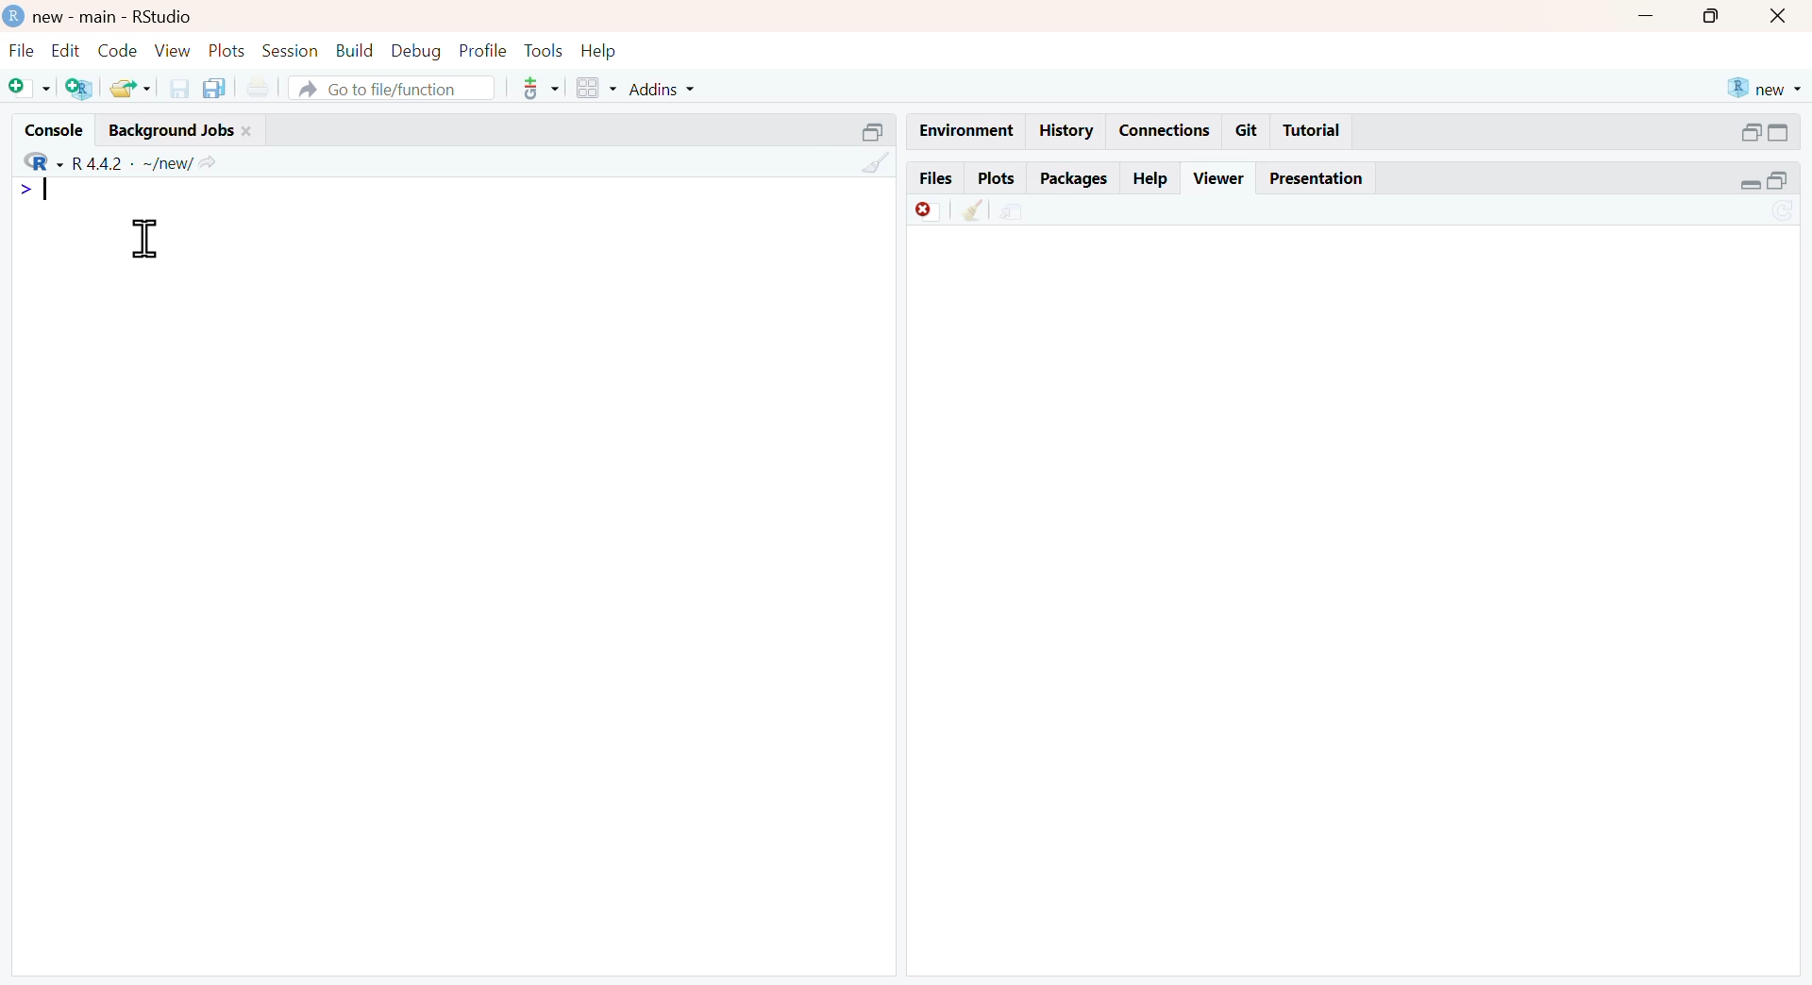 This screenshot has width=1812, height=985. I want to click on grid, so click(598, 88).